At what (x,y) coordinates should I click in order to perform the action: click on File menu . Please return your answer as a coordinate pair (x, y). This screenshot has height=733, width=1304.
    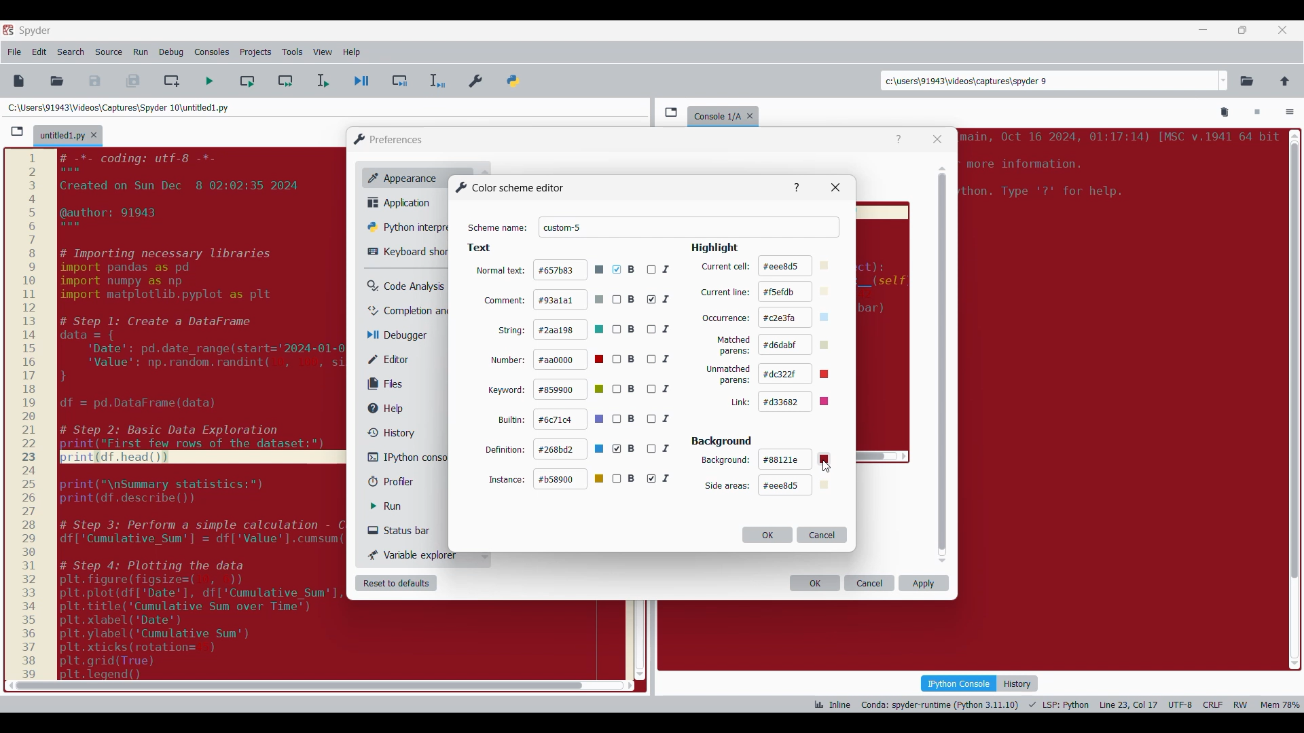
    Looking at the image, I should click on (14, 52).